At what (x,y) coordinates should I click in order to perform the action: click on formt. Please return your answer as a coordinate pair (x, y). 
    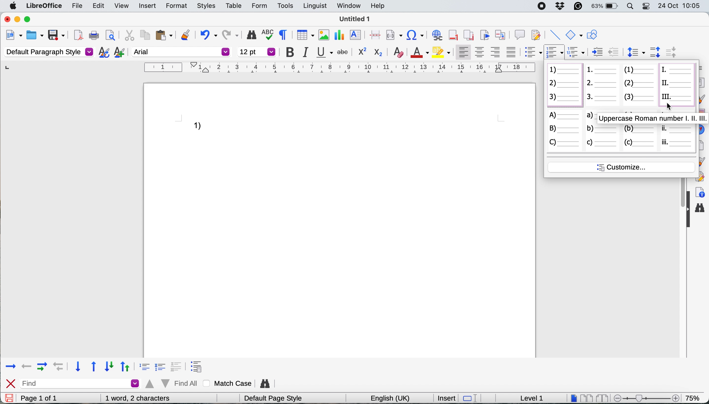
    Looking at the image, I should click on (175, 6).